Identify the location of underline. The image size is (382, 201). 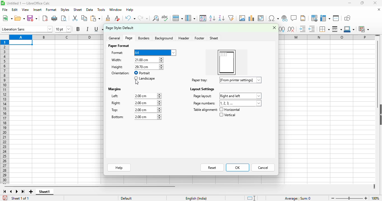
(98, 29).